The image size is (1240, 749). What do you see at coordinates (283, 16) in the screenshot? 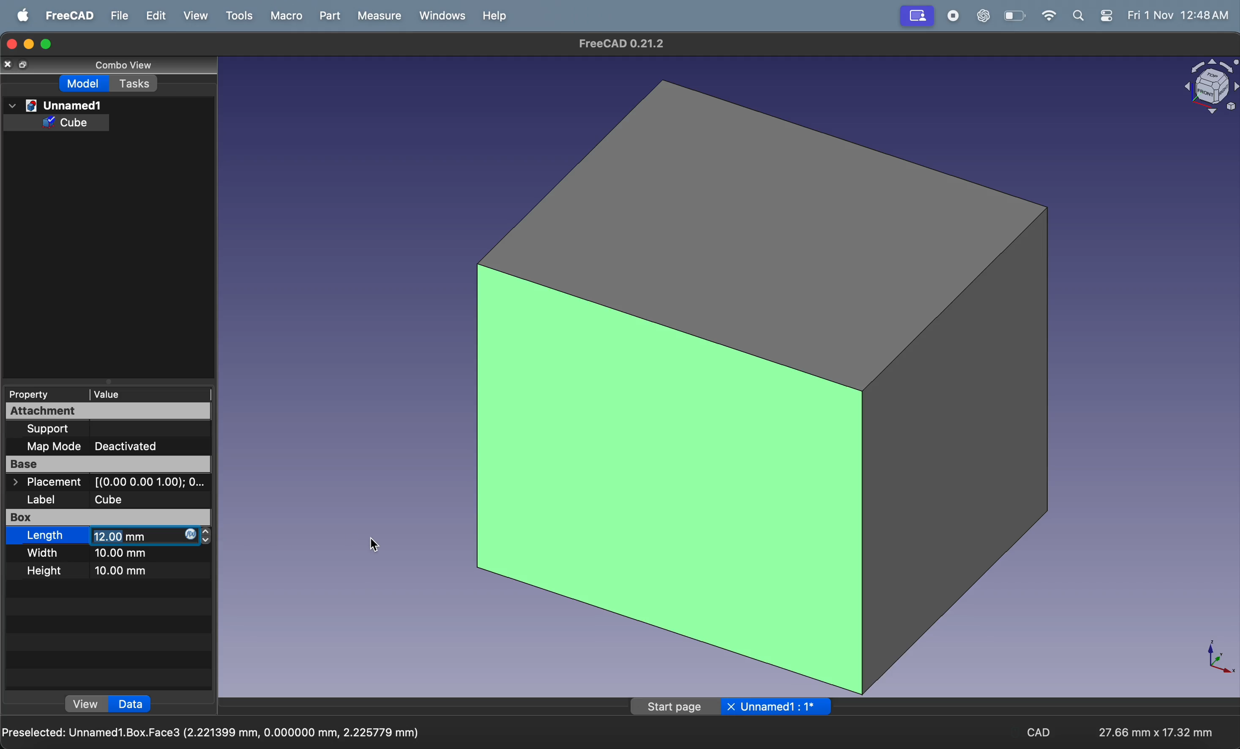
I see `marco` at bounding box center [283, 16].